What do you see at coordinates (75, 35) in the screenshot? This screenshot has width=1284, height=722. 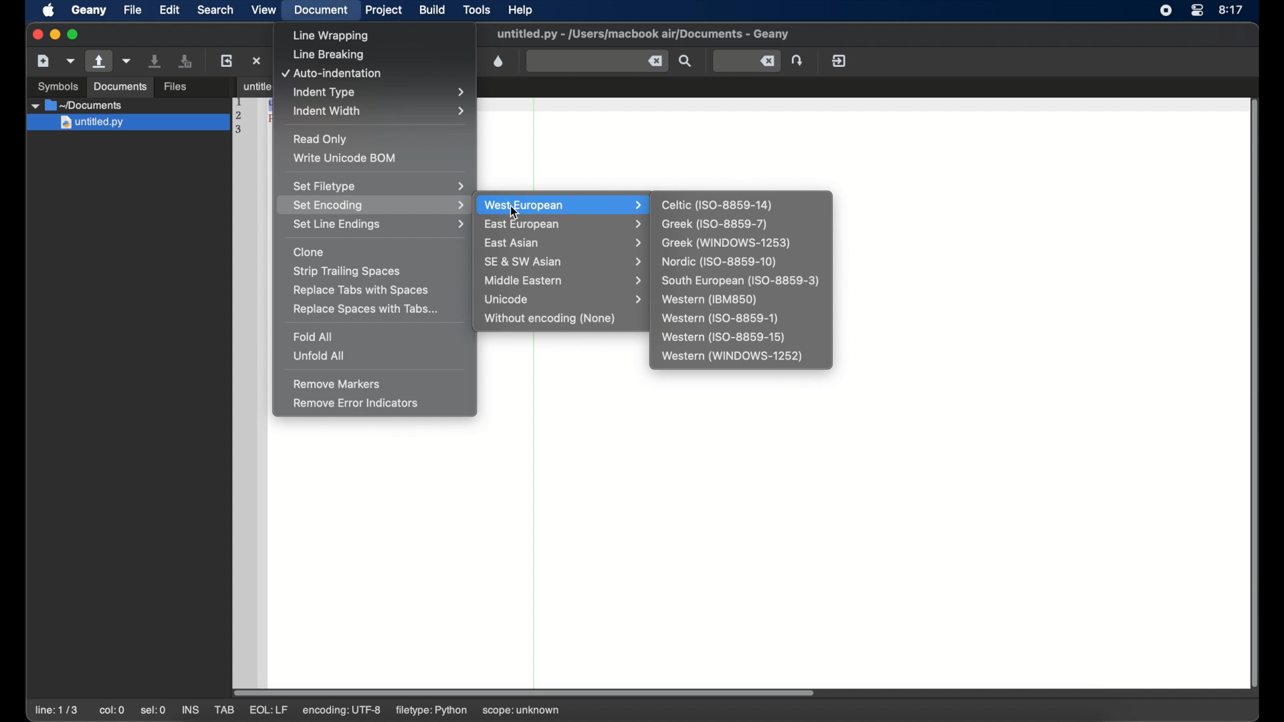 I see `maximize` at bounding box center [75, 35].